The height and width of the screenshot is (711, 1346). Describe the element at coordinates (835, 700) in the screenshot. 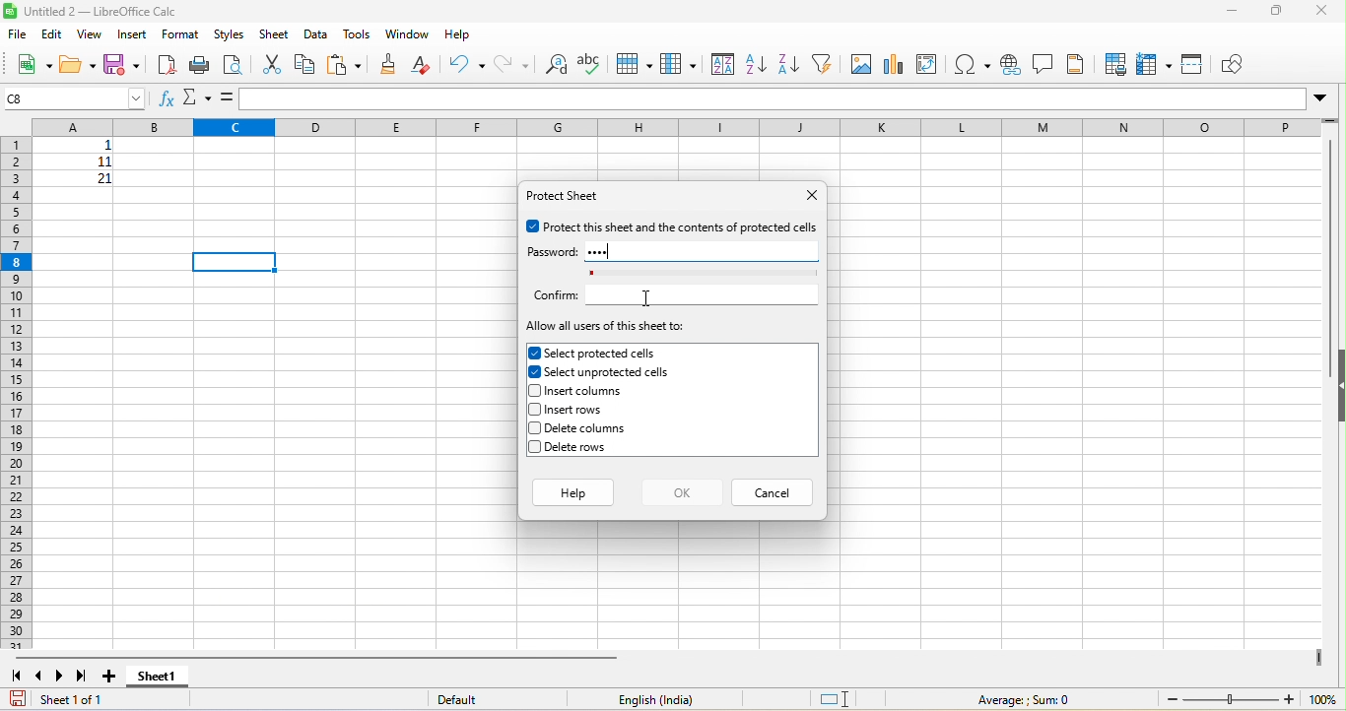

I see `standard selection` at that location.